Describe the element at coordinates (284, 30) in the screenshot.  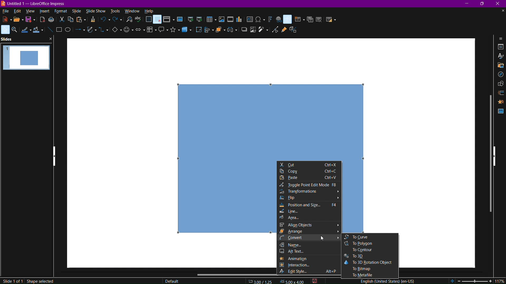
I see `Show Gluepoint Function` at that location.